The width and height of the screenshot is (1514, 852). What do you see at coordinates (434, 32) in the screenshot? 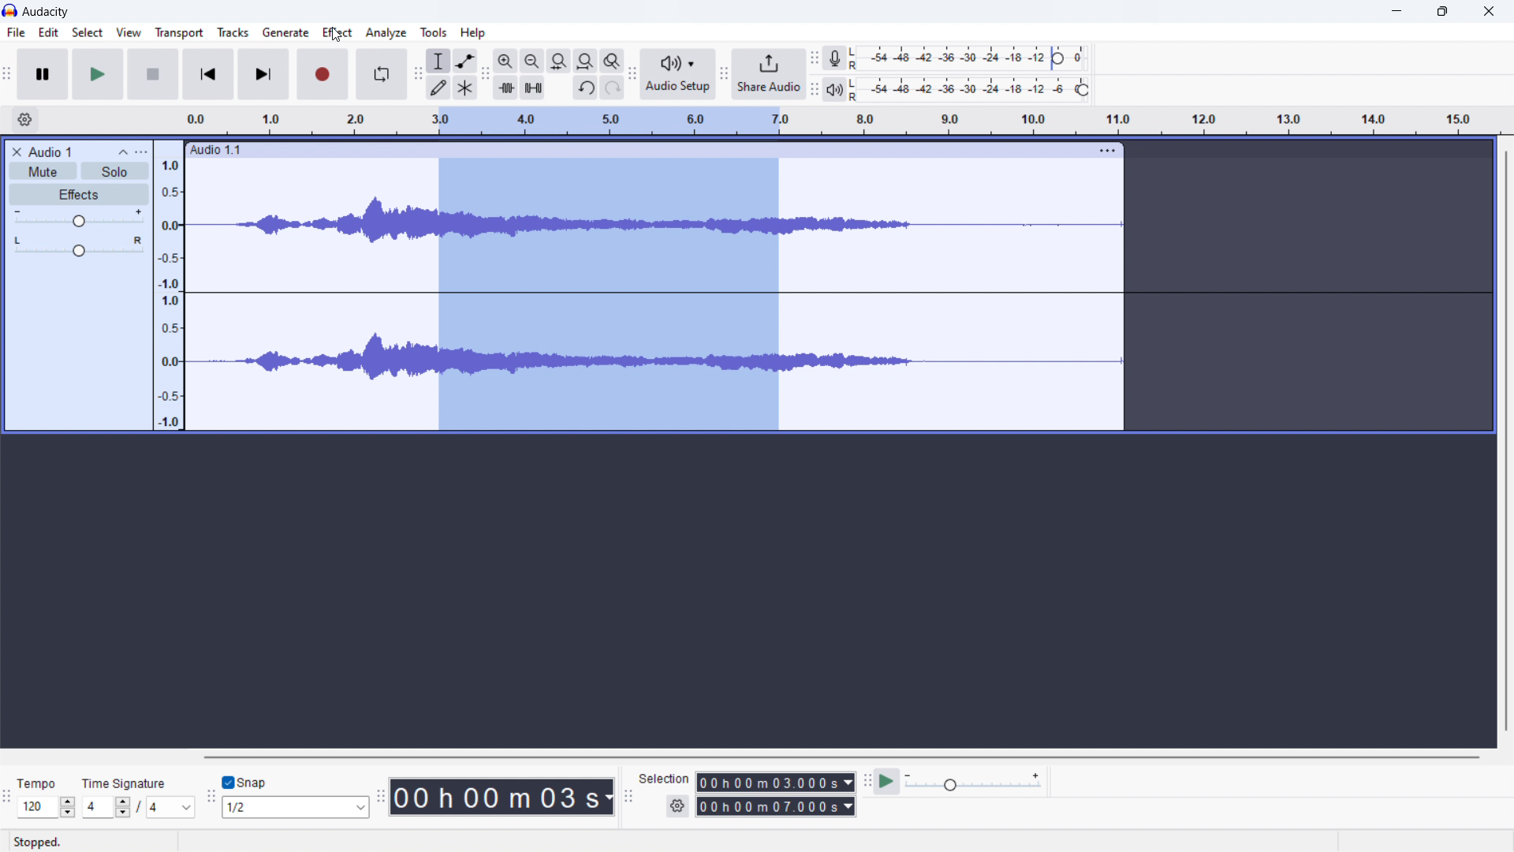
I see `tools` at bounding box center [434, 32].